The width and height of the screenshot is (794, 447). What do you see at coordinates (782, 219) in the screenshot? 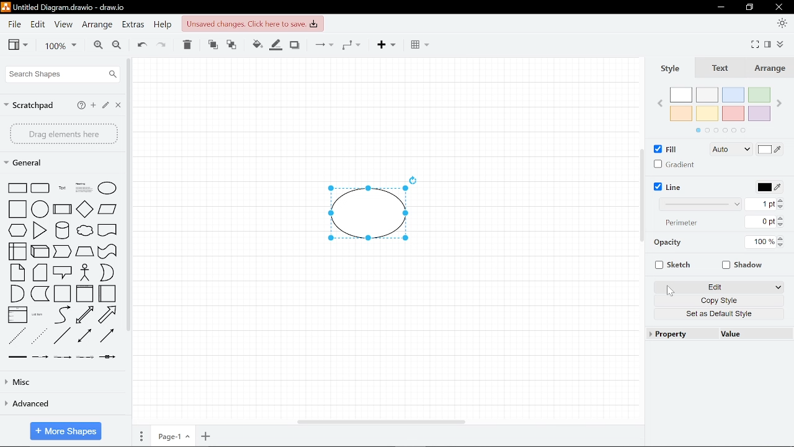
I see `Increase perimeter` at bounding box center [782, 219].